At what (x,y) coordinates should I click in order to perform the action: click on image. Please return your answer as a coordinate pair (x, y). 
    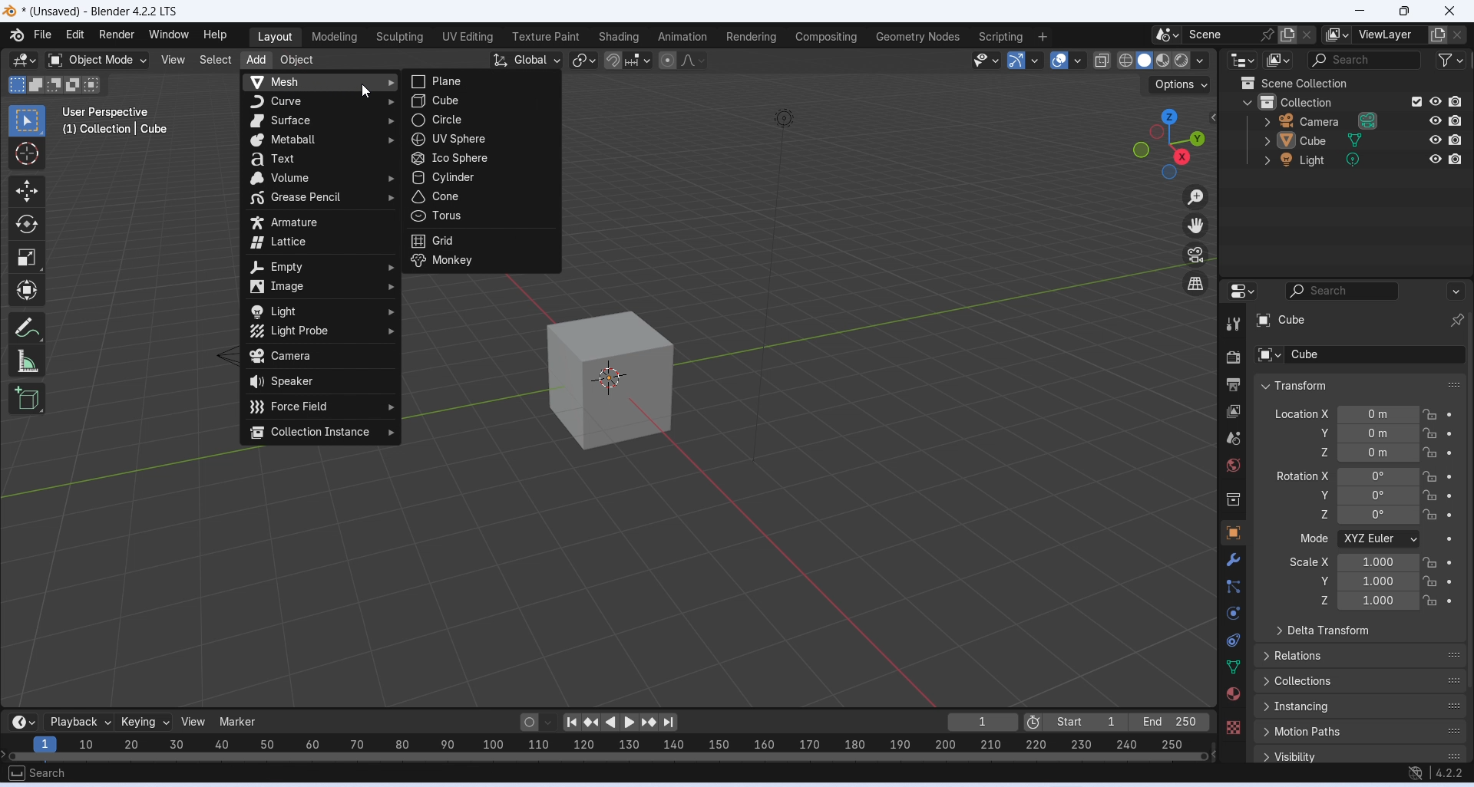
    Looking at the image, I should click on (319, 288).